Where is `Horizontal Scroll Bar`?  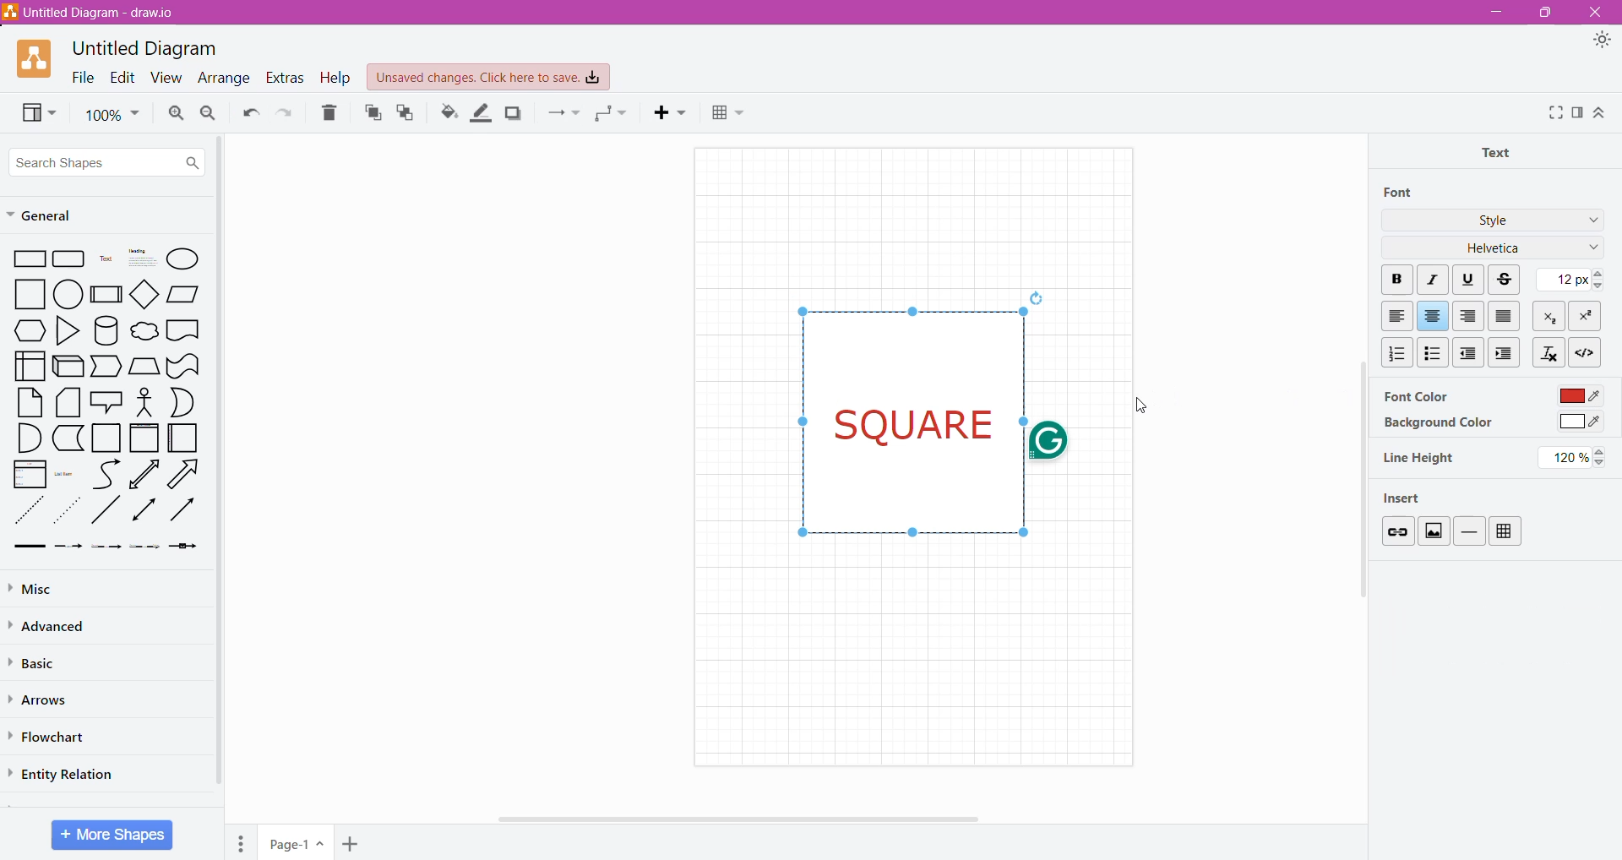 Horizontal Scroll Bar is located at coordinates (746, 819).